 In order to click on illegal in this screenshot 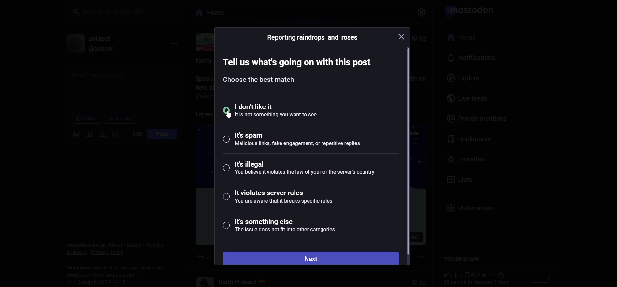, I will do `click(300, 167)`.